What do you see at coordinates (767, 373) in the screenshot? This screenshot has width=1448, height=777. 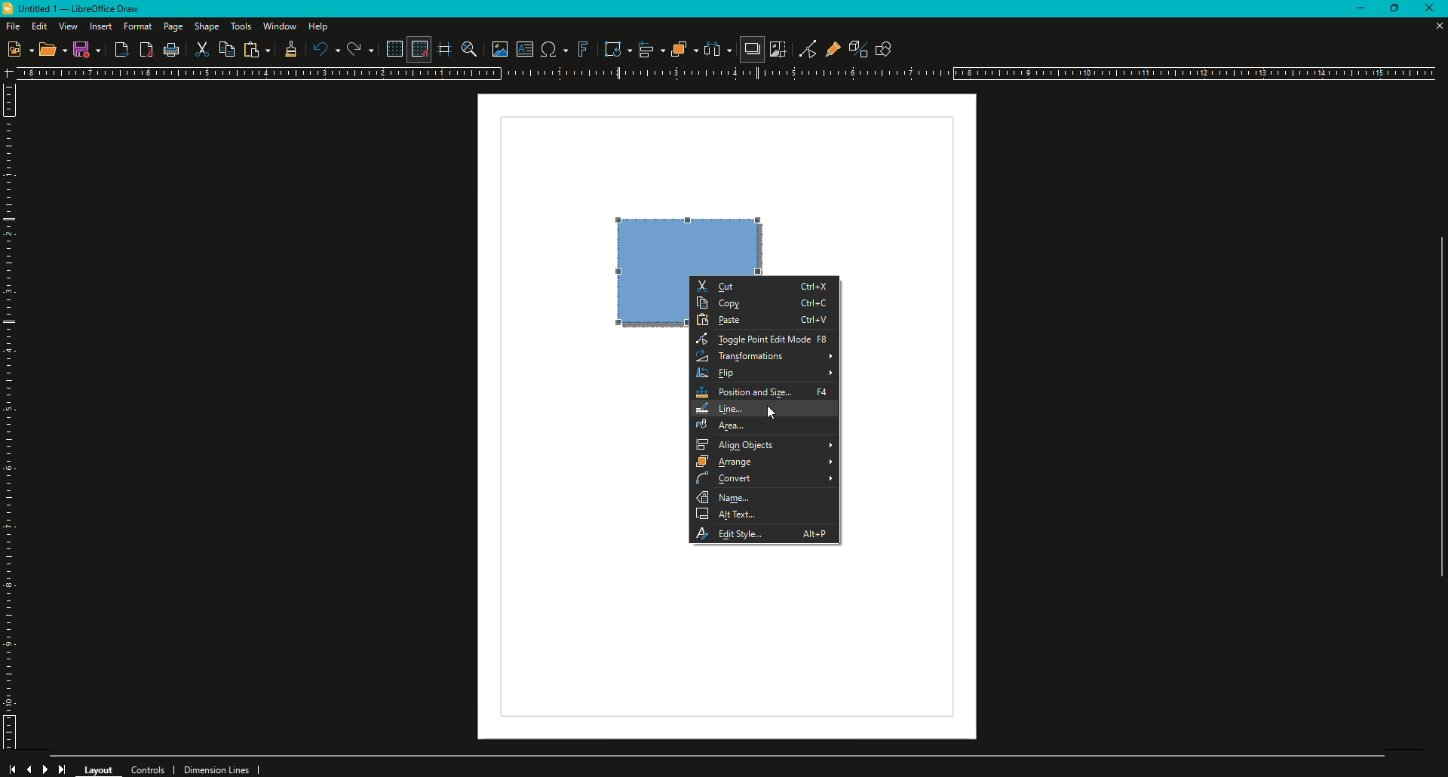 I see `Flip` at bounding box center [767, 373].